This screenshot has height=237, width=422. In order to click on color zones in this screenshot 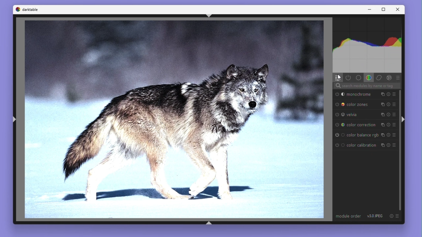, I will do `click(355, 104)`.